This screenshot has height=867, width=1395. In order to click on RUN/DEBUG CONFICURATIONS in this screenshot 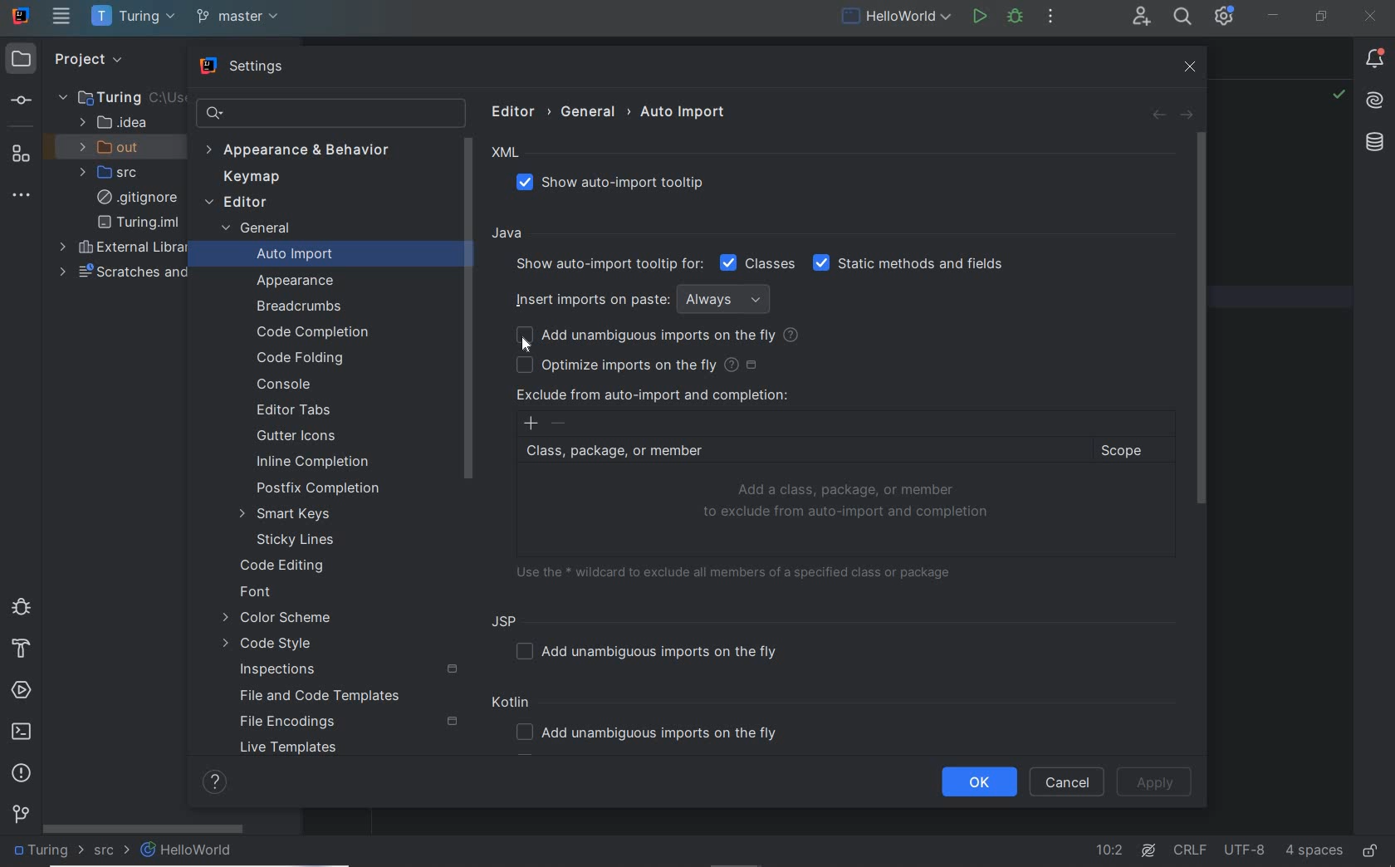, I will do `click(897, 16)`.